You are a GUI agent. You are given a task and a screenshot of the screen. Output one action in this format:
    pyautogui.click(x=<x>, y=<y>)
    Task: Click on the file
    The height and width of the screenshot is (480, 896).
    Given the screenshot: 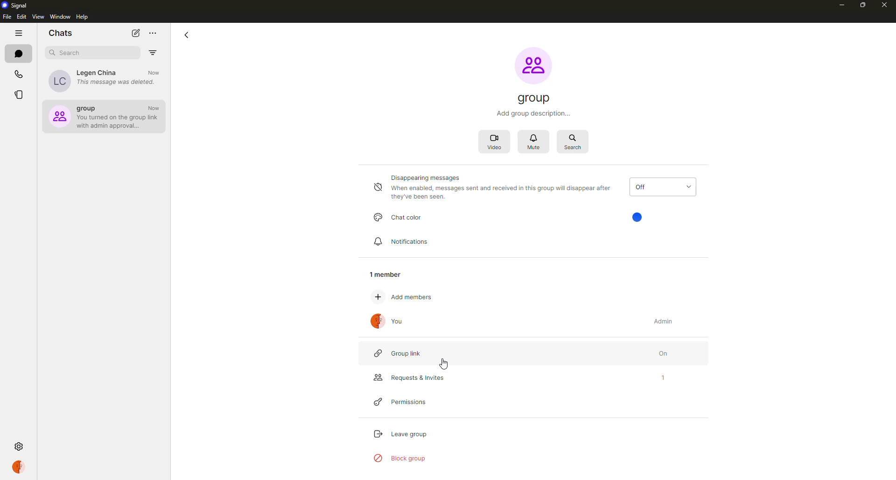 What is the action you would take?
    pyautogui.click(x=6, y=17)
    